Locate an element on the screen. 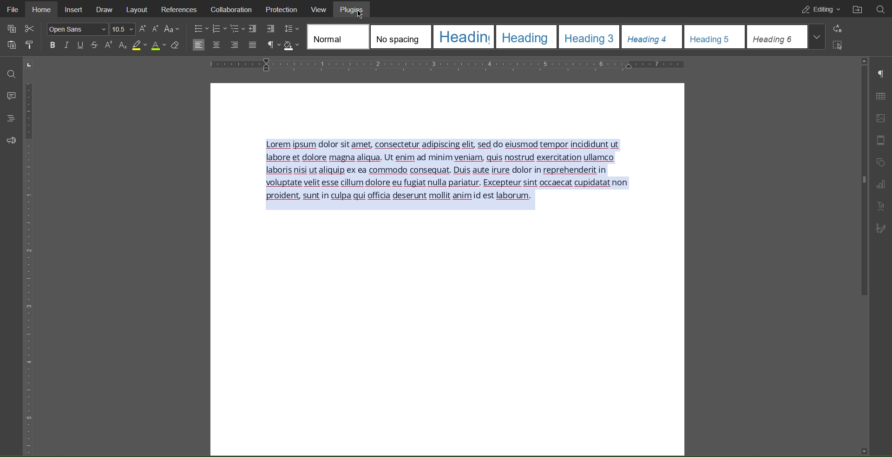 The image size is (892, 457). Centre Align is located at coordinates (216, 46).